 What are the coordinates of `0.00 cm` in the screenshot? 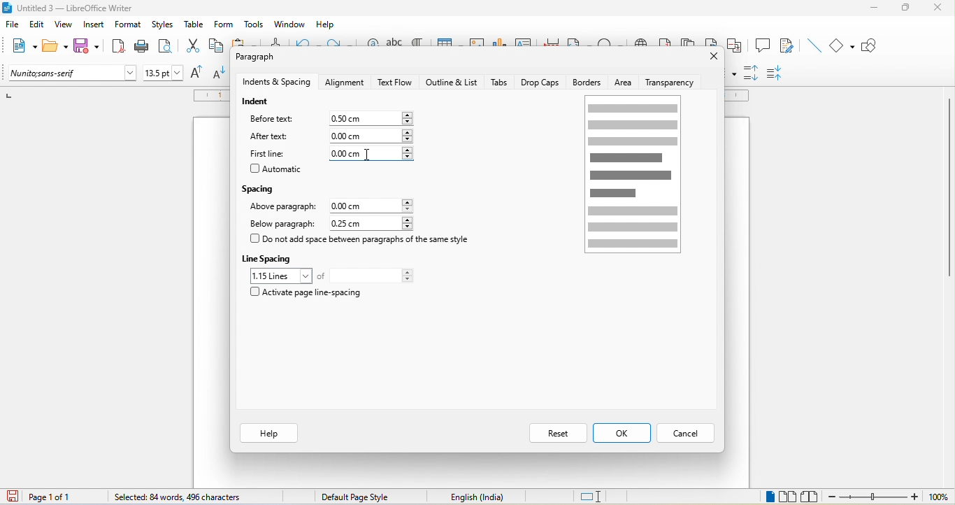 It's located at (361, 206).